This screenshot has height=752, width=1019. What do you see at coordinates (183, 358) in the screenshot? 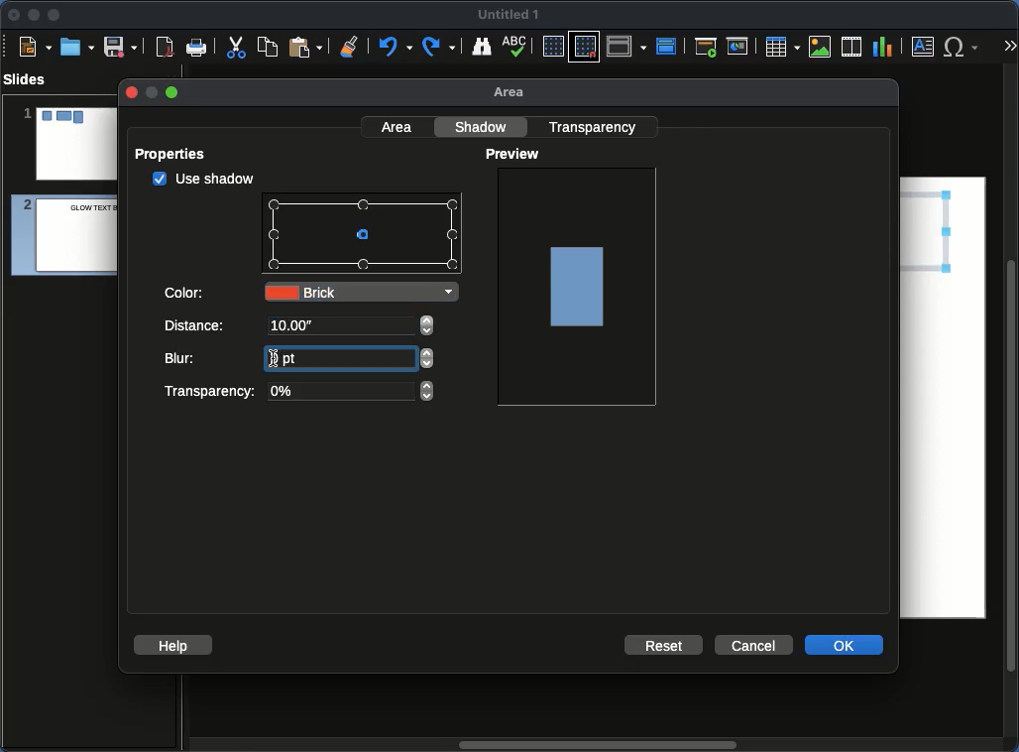
I see `Blur` at bounding box center [183, 358].